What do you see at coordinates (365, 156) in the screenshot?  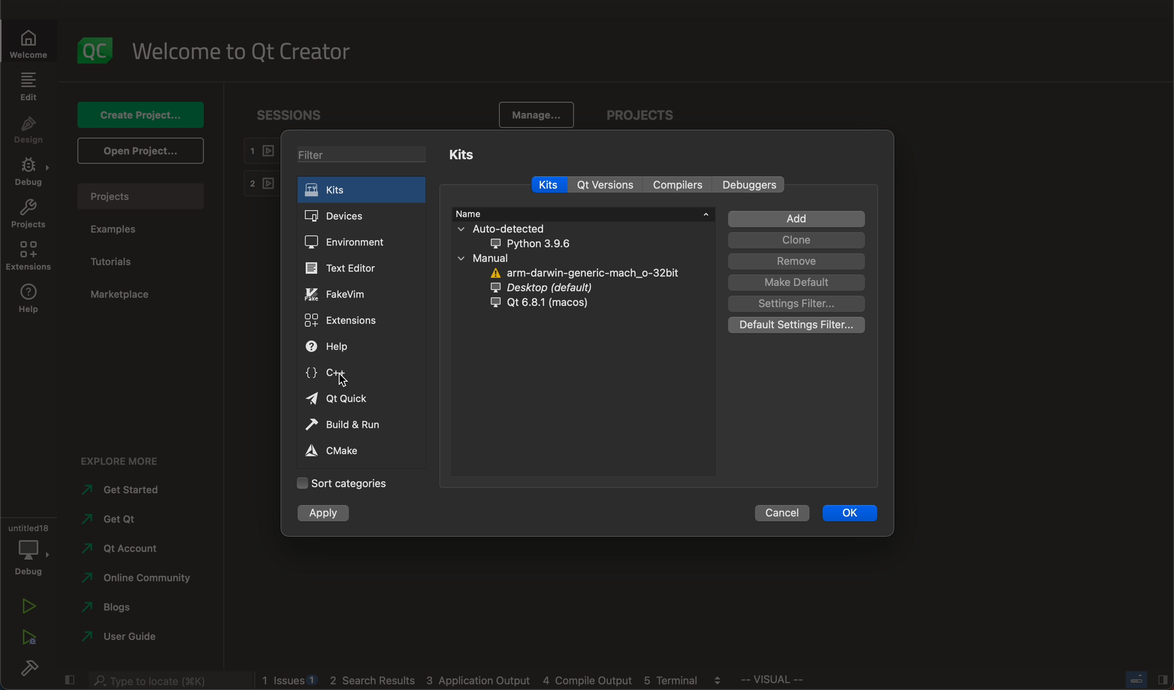 I see `filter` at bounding box center [365, 156].